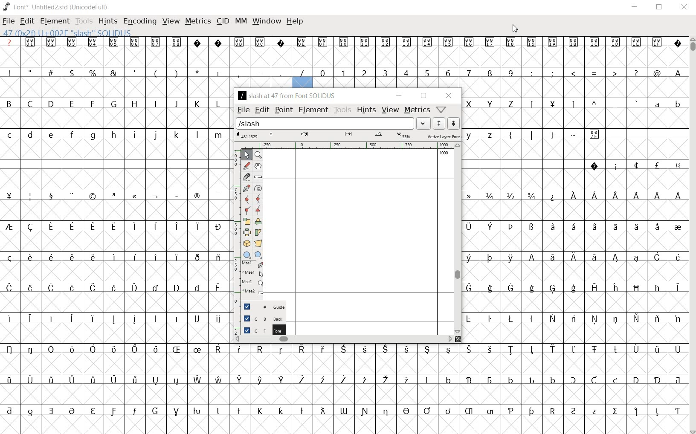 Image resolution: width=696 pixels, height=434 pixels. Describe the element at coordinates (119, 196) in the screenshot. I see `symbols` at that location.